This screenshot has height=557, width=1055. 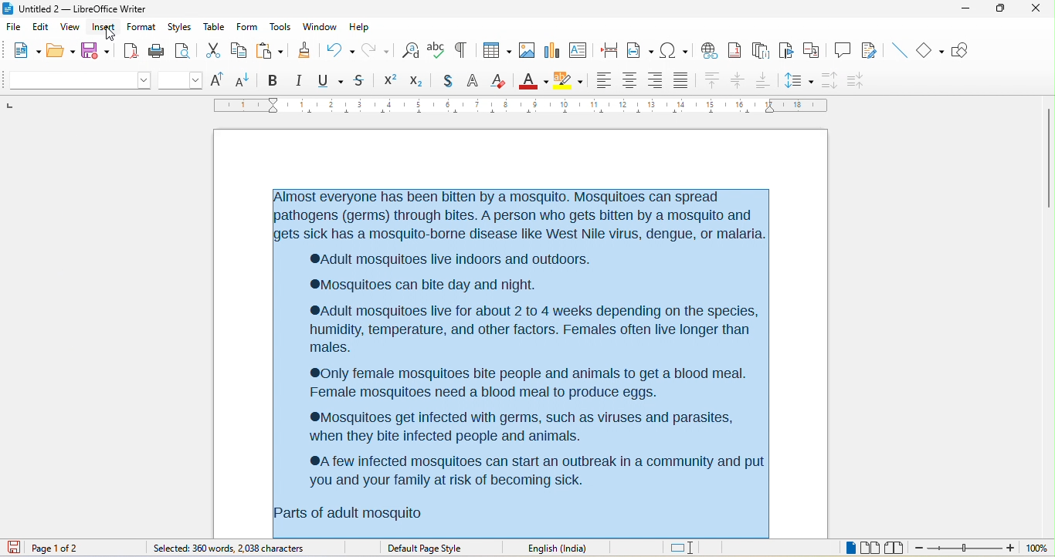 I want to click on standard selection, so click(x=687, y=548).